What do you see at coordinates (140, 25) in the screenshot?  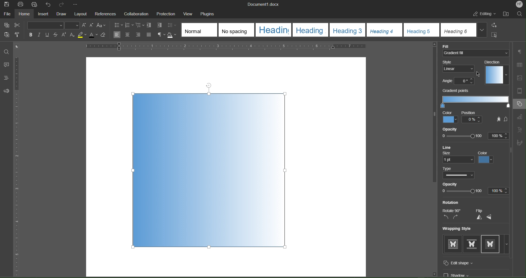 I see `Nested List` at bounding box center [140, 25].